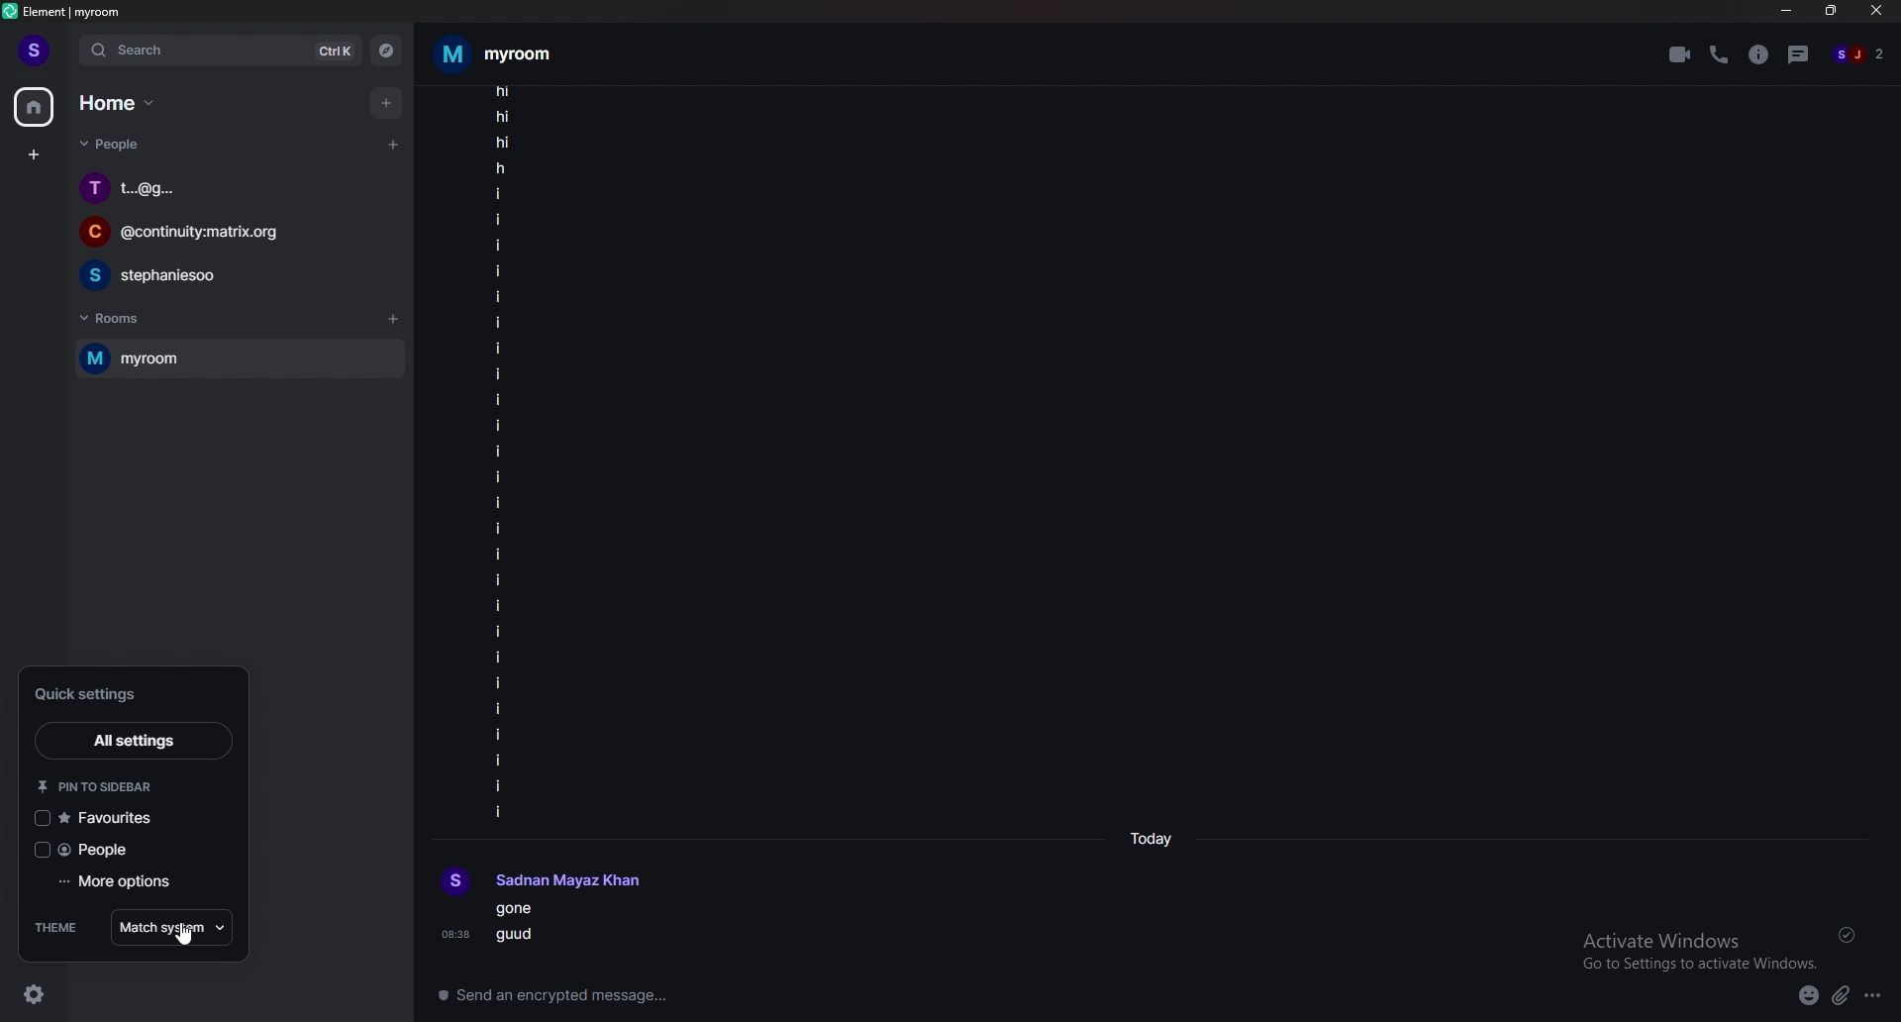 This screenshot has height=1022, width=1901. I want to click on explore, so click(386, 50).